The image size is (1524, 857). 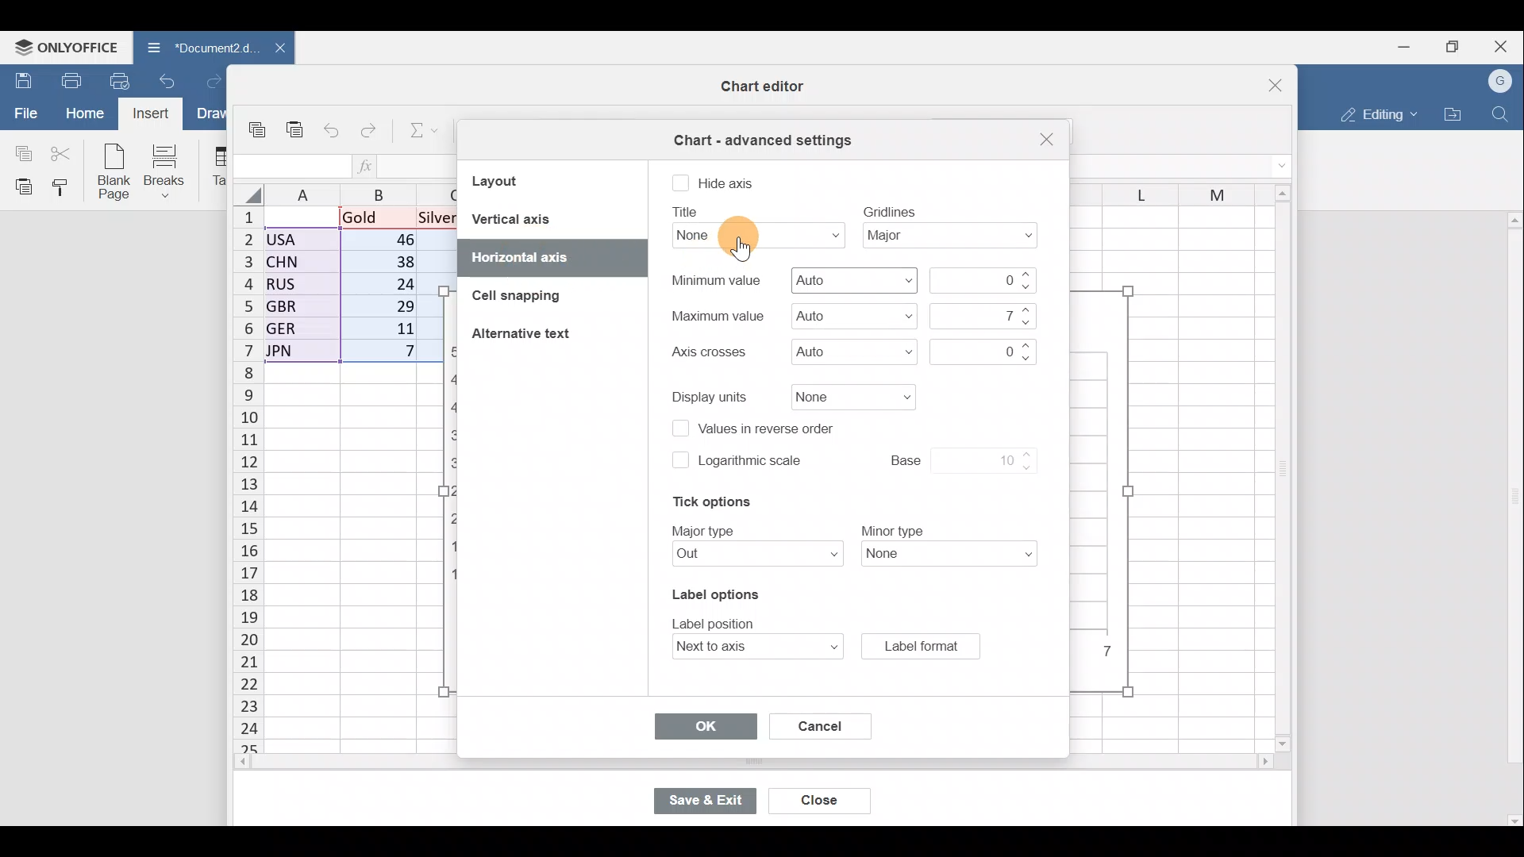 I want to click on Chart advanced settings, so click(x=760, y=135).